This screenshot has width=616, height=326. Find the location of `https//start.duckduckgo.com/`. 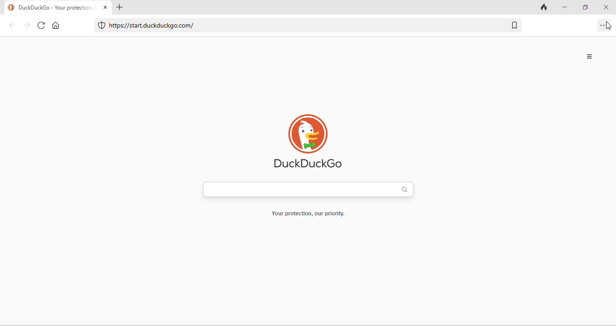

https//start.duckduckgo.com/ is located at coordinates (156, 25).